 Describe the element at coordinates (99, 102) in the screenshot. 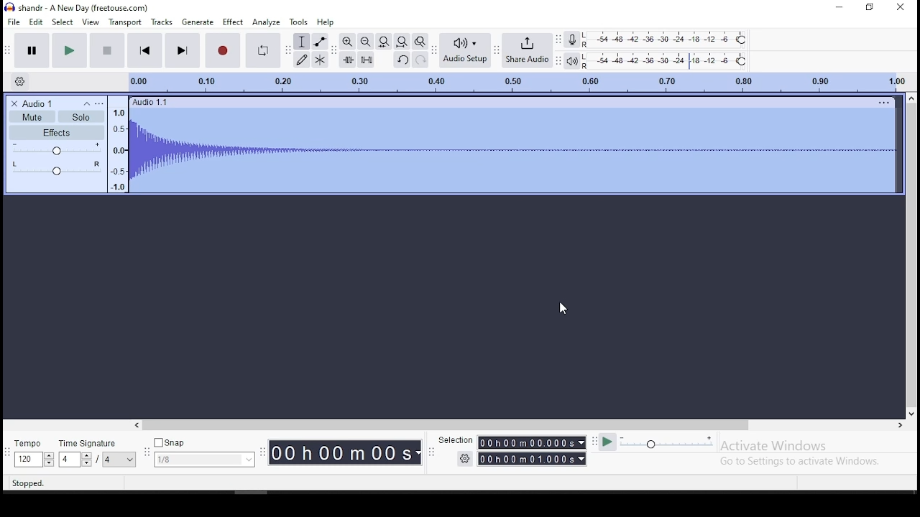

I see `open menu` at that location.